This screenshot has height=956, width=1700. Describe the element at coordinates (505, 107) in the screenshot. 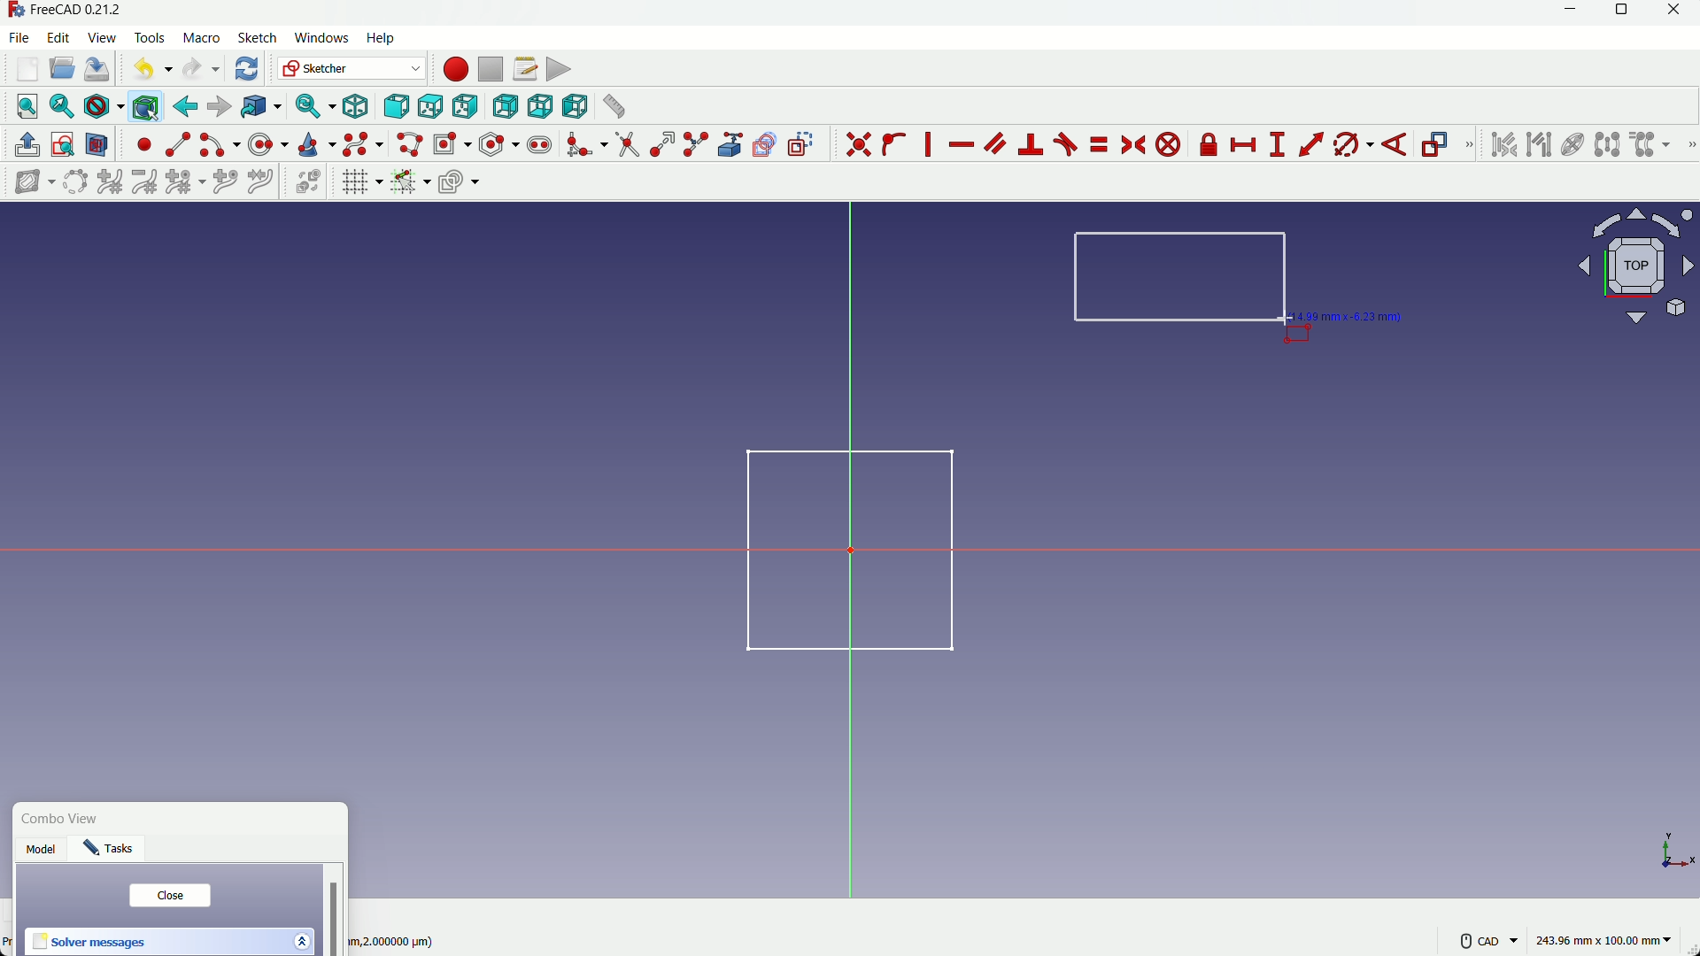

I see `back view` at that location.